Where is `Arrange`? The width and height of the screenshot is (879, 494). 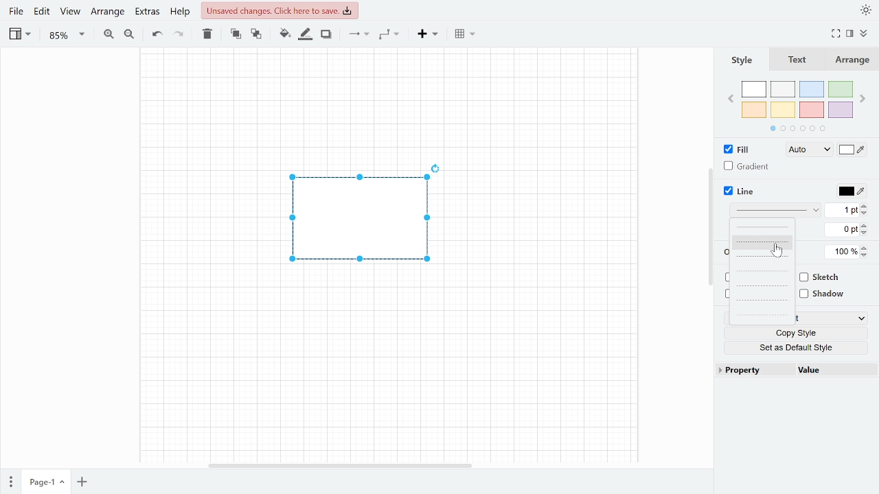 Arrange is located at coordinates (854, 59).